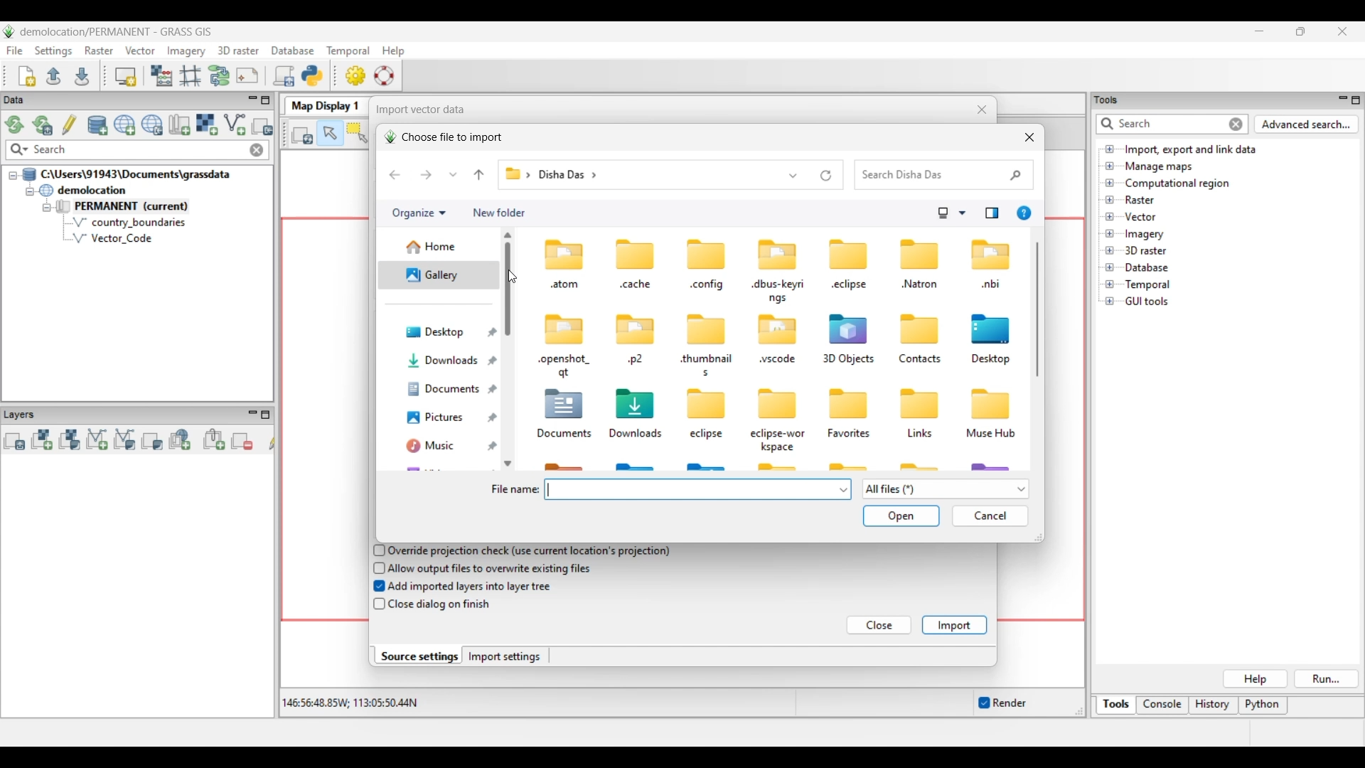 This screenshot has width=1365, height=768. I want to click on Double click to see files under Vector, so click(1140, 217).